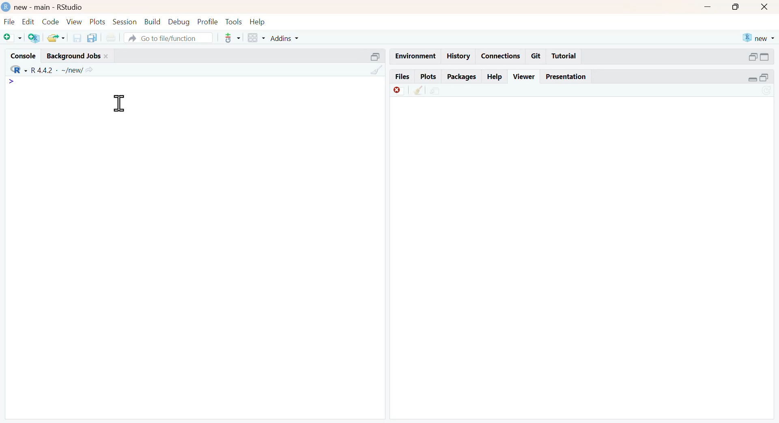 This screenshot has width=779, height=423. What do you see at coordinates (495, 77) in the screenshot?
I see `help` at bounding box center [495, 77].